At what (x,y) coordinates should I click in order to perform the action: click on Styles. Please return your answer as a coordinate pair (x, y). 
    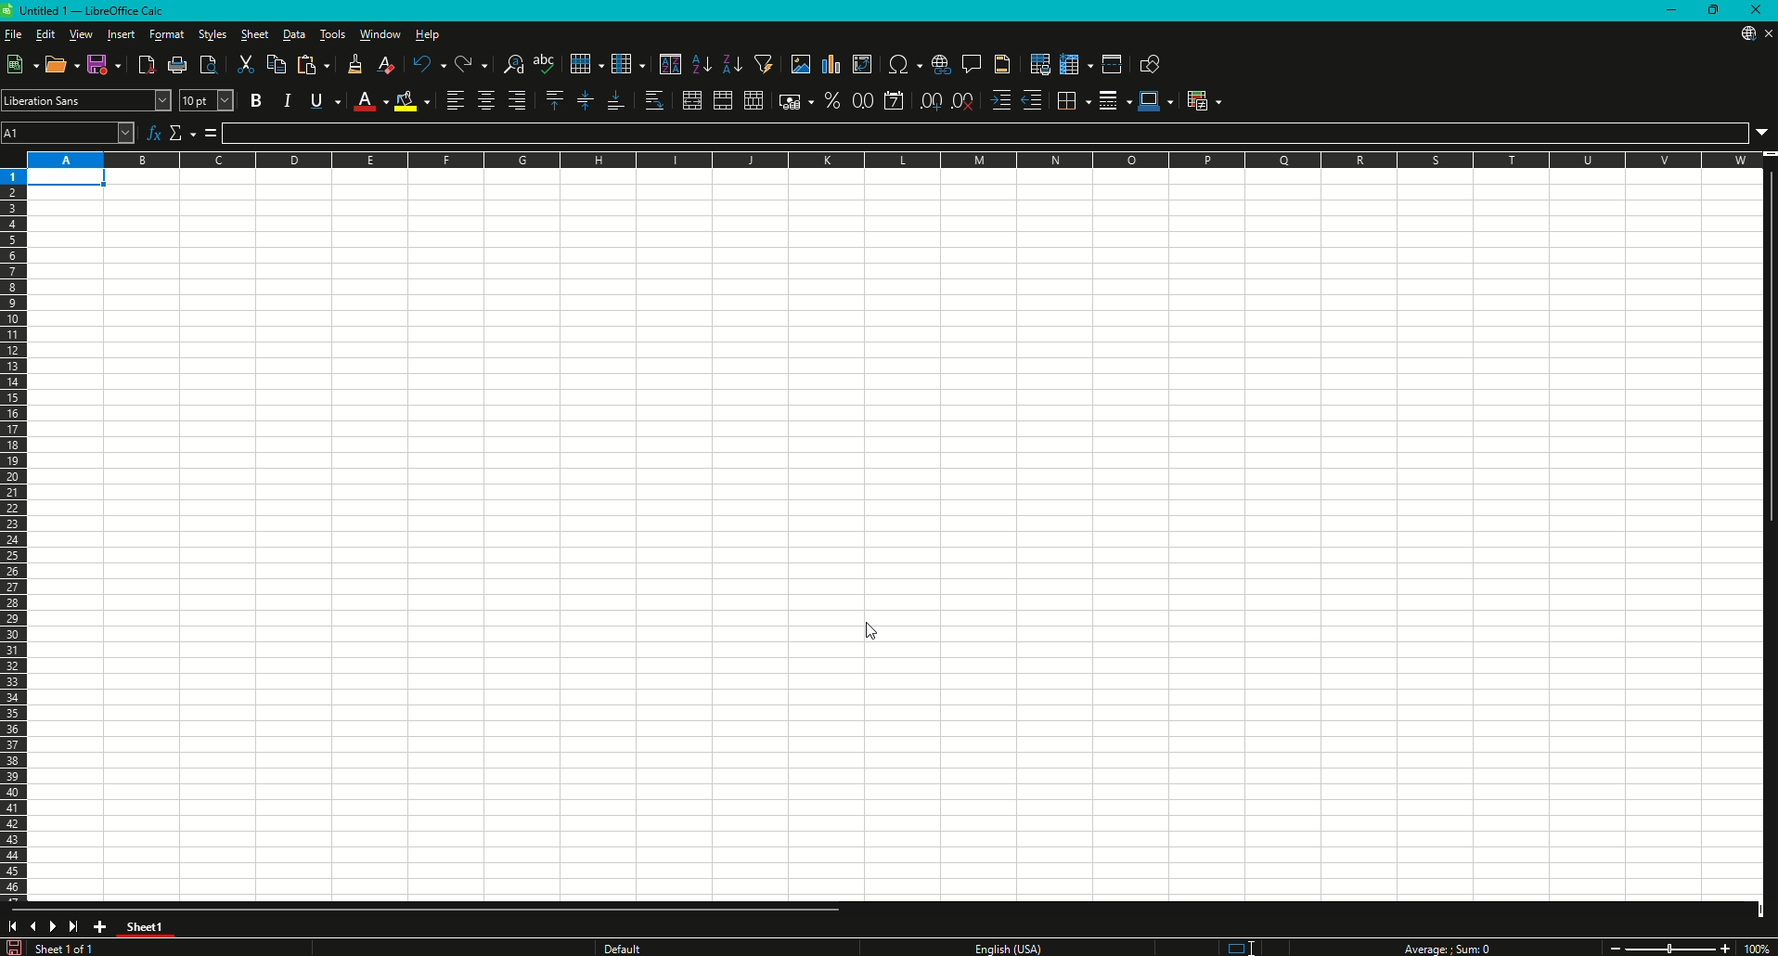
    Looking at the image, I should click on (213, 33).